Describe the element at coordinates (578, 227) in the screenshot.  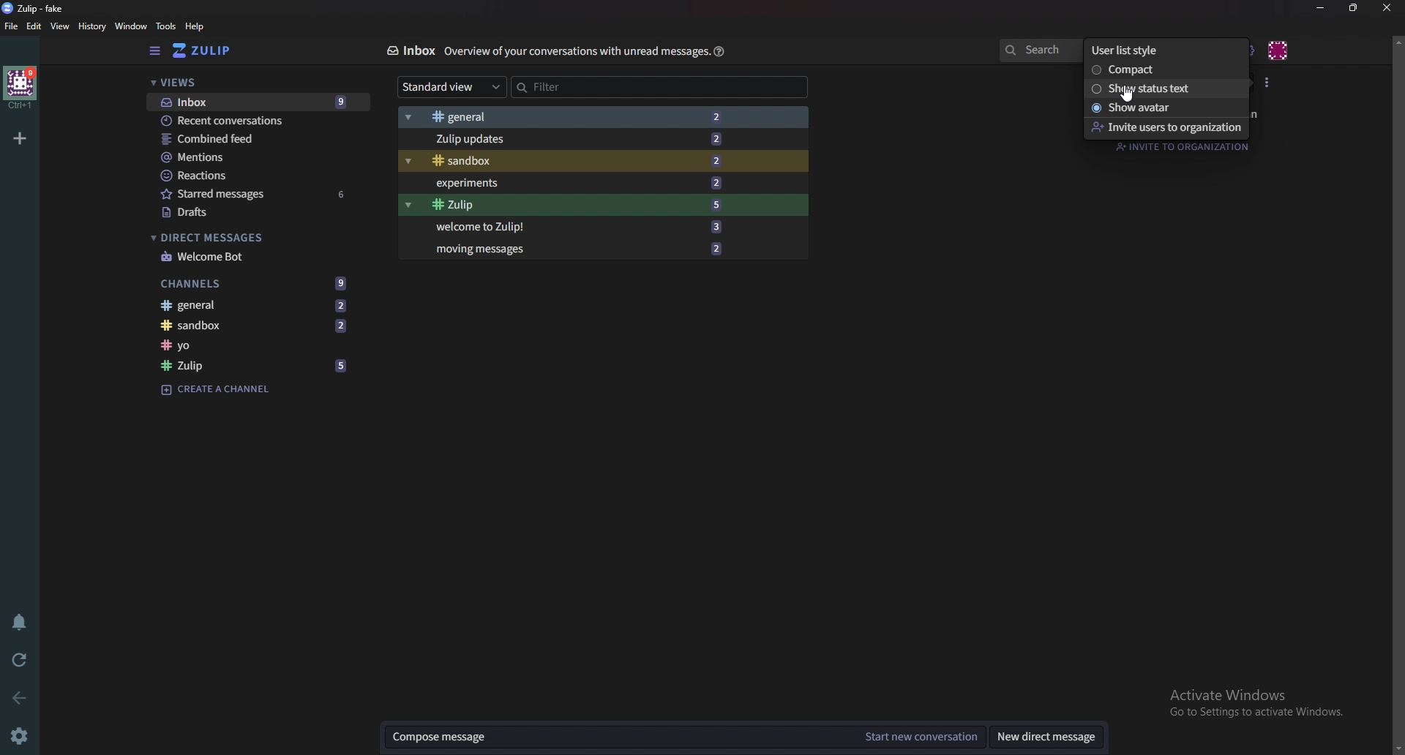
I see `Welcome to zulip` at that location.